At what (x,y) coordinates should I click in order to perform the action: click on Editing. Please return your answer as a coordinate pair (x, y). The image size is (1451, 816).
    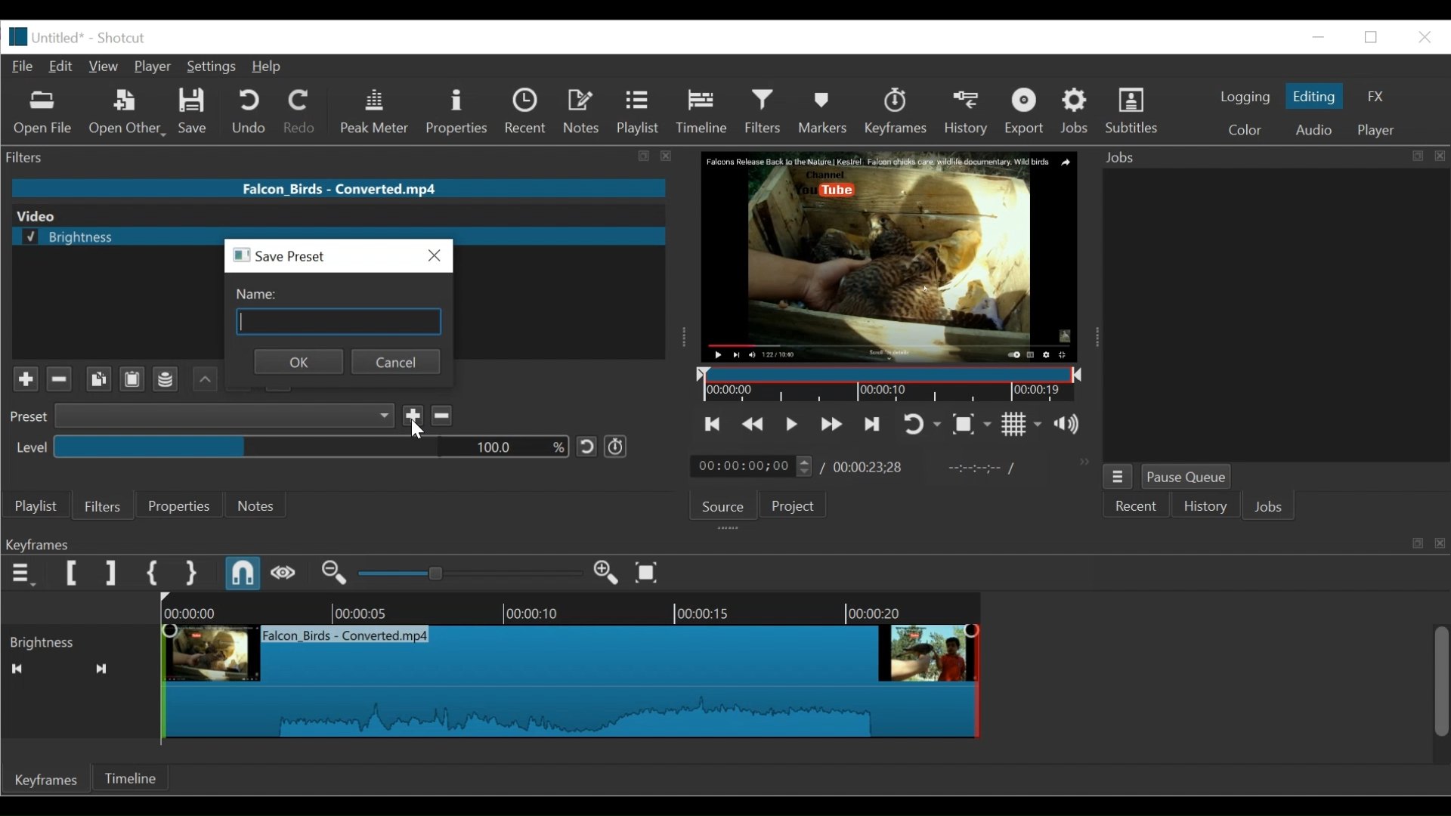
    Looking at the image, I should click on (1316, 96).